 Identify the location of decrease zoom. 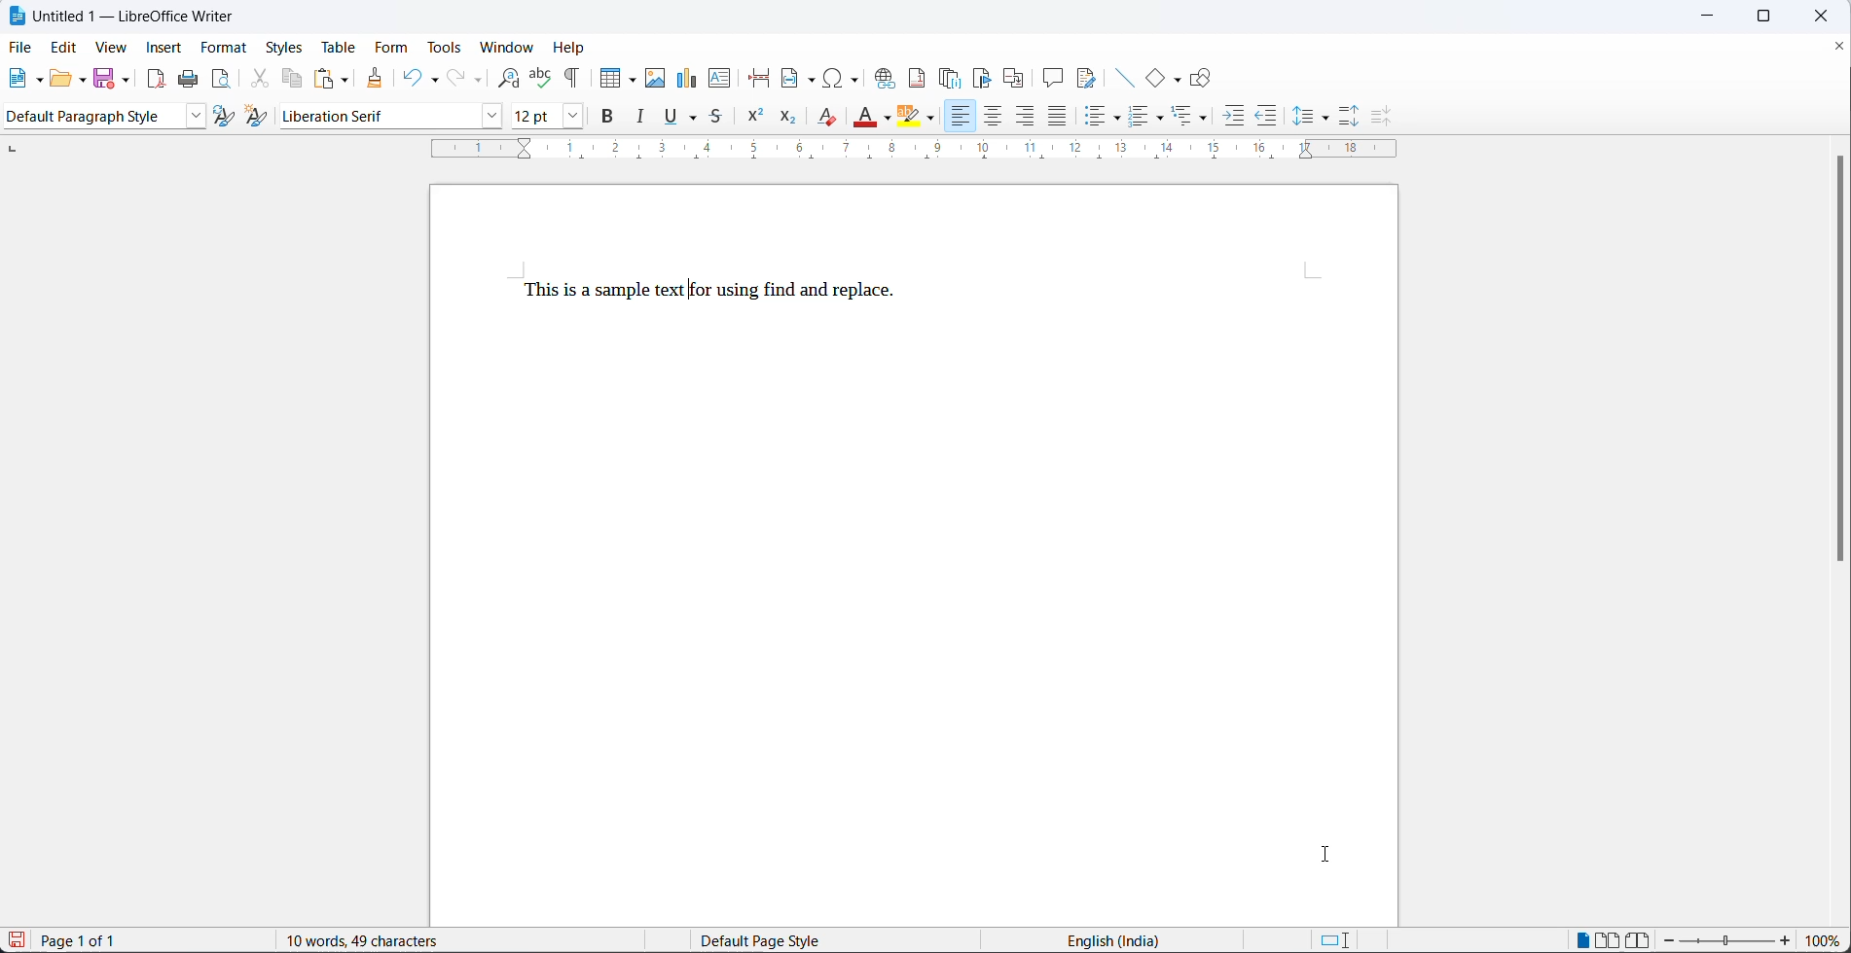
(1669, 940).